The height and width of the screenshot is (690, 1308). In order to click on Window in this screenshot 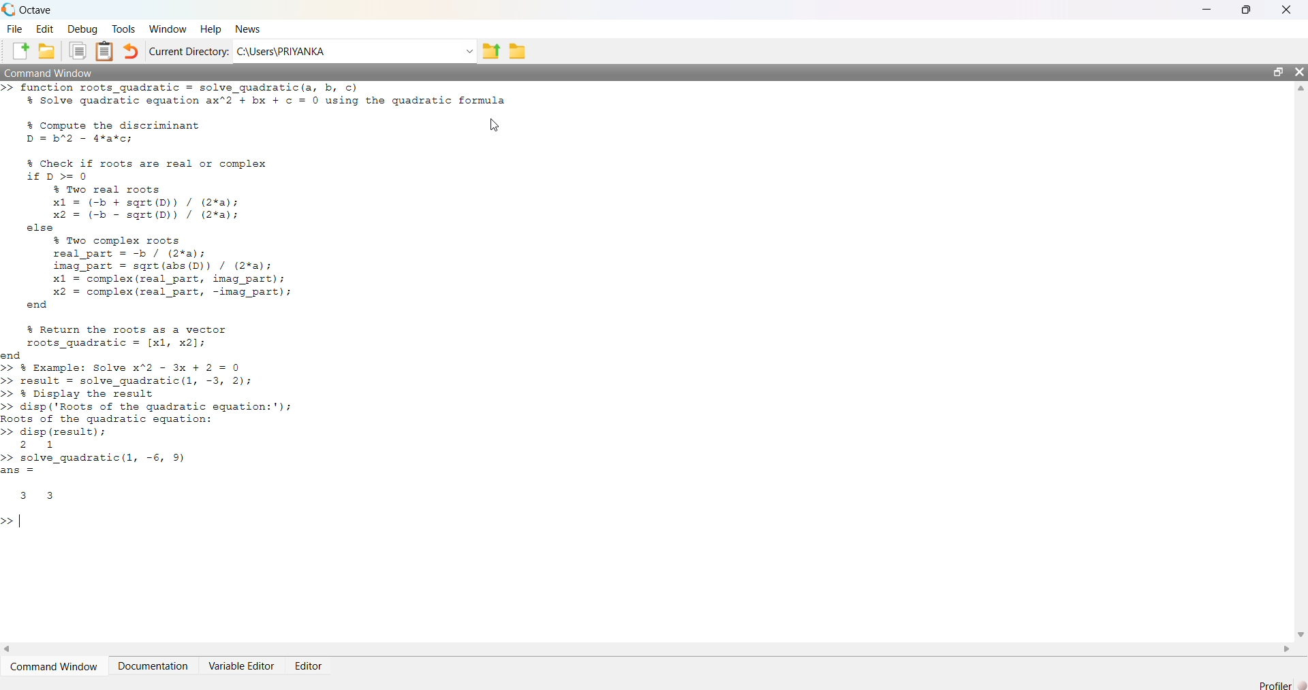, I will do `click(167, 28)`.